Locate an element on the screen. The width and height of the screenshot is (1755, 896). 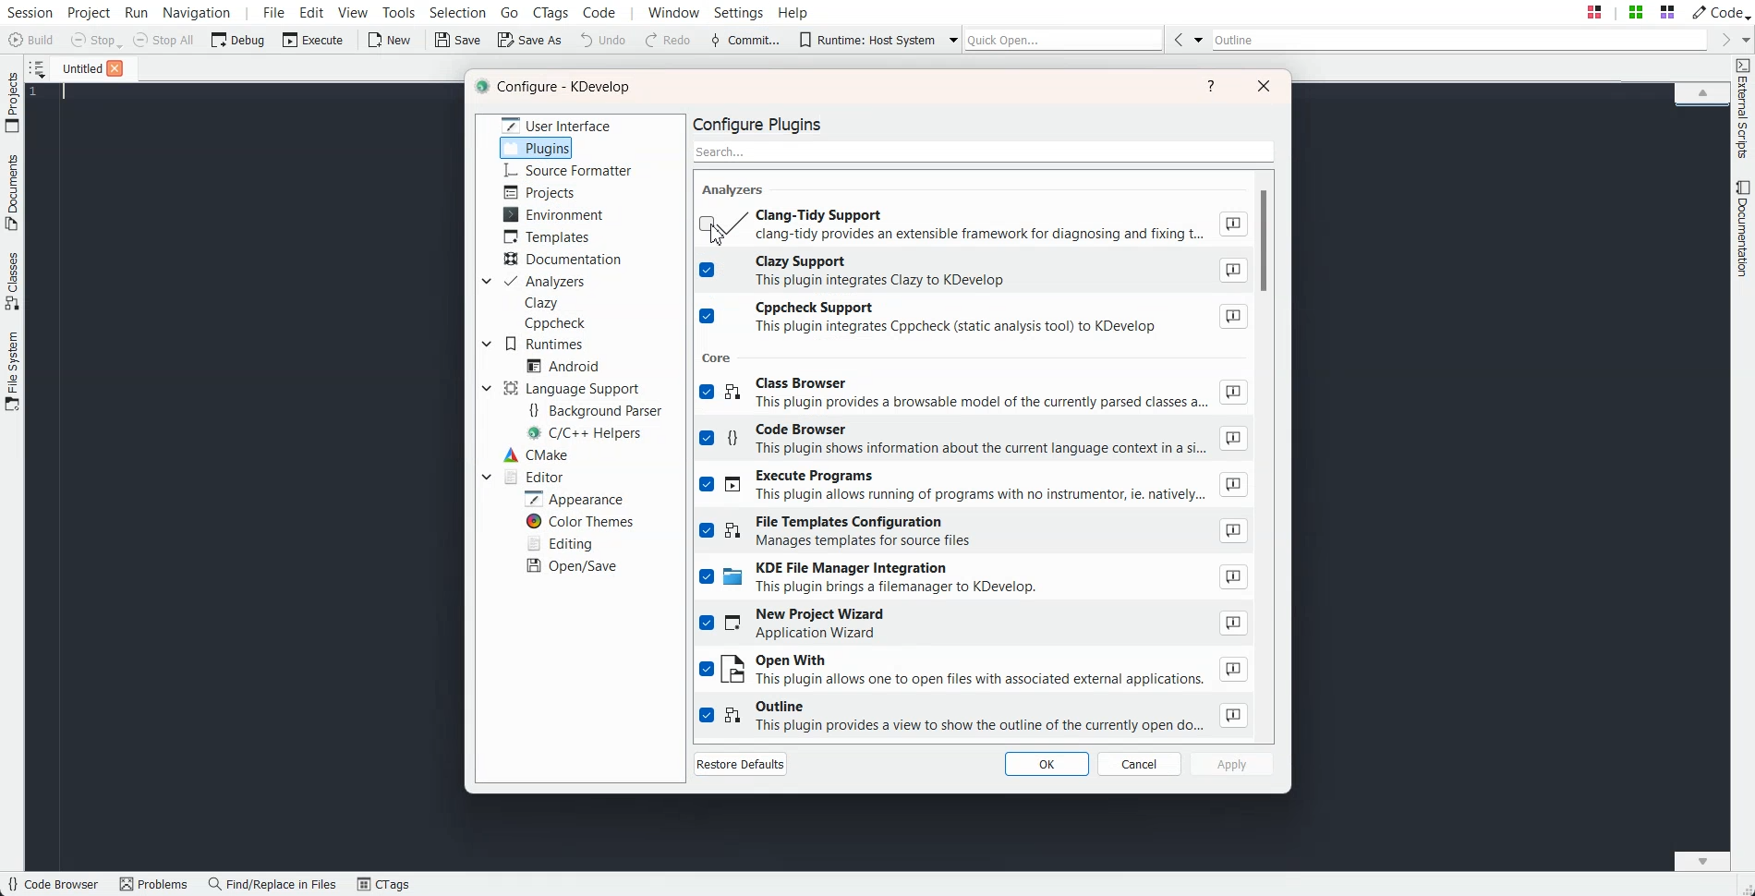
Quick Open is located at coordinates (1064, 39).